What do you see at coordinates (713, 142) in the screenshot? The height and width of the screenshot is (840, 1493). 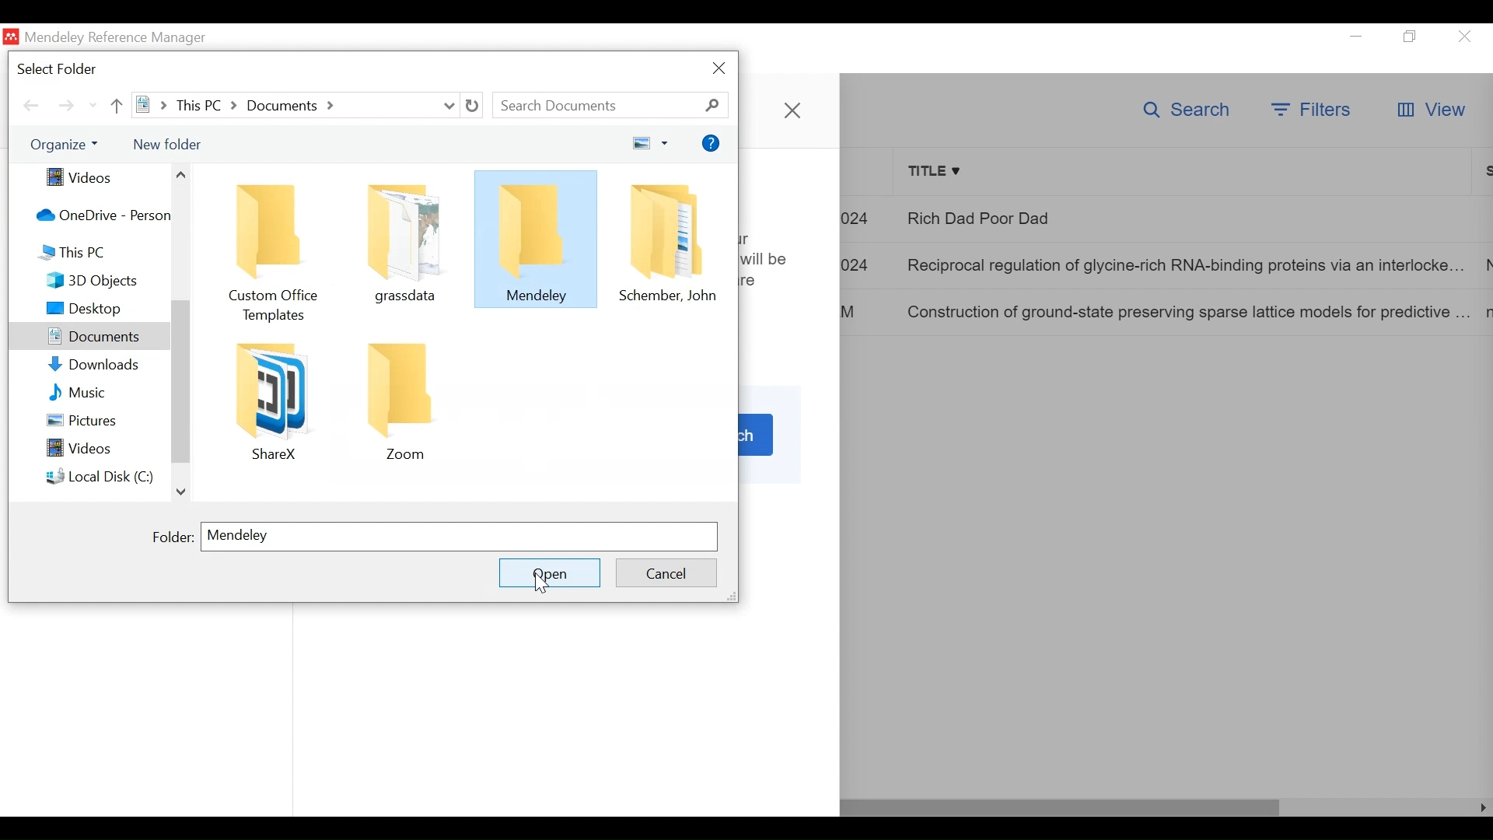 I see `Help` at bounding box center [713, 142].